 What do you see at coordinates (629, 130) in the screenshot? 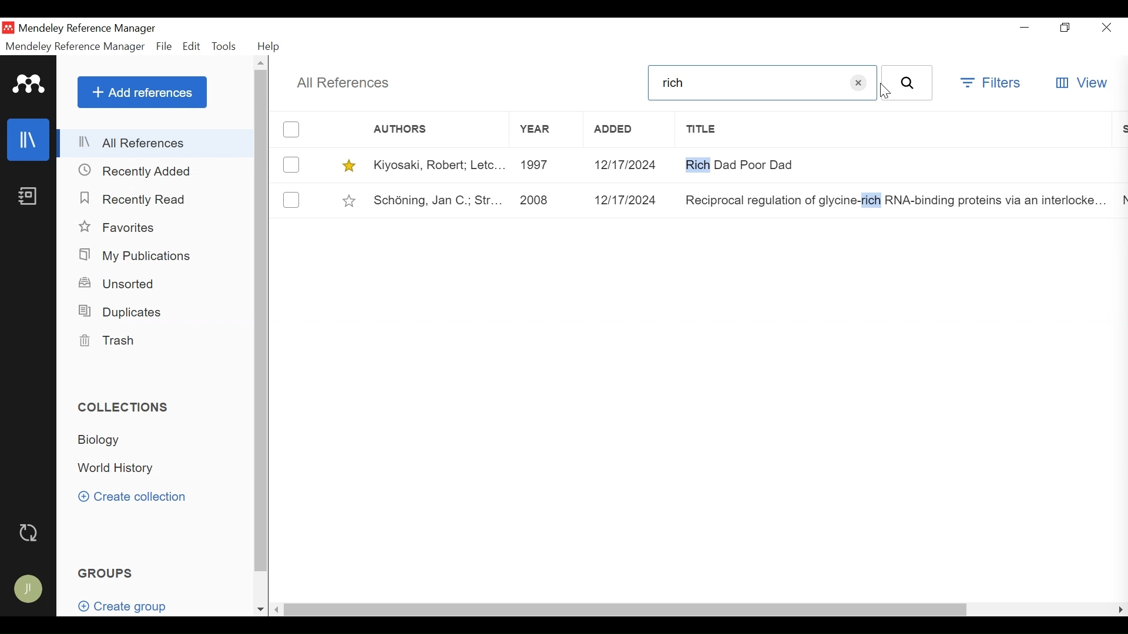
I see `Added` at bounding box center [629, 130].